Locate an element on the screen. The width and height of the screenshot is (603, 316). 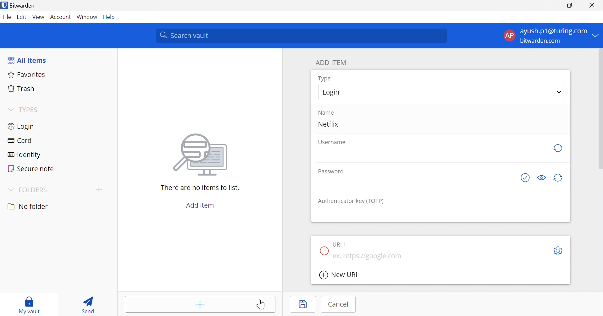
Add item is located at coordinates (201, 205).